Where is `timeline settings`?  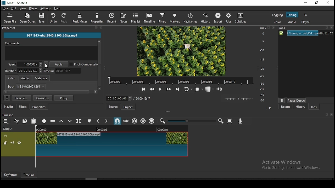
timeline settings is located at coordinates (6, 121).